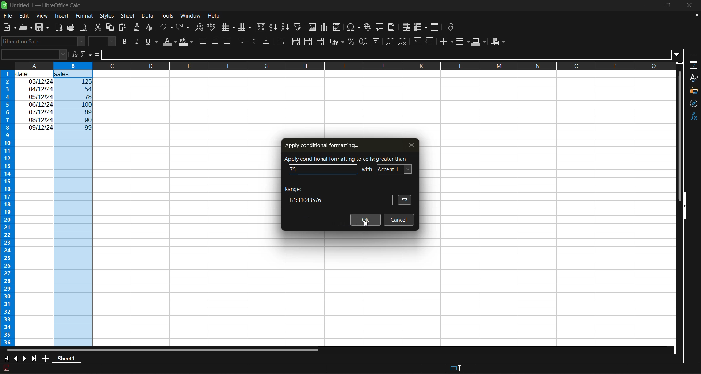  Describe the element at coordinates (694, 78) in the screenshot. I see `style` at that location.